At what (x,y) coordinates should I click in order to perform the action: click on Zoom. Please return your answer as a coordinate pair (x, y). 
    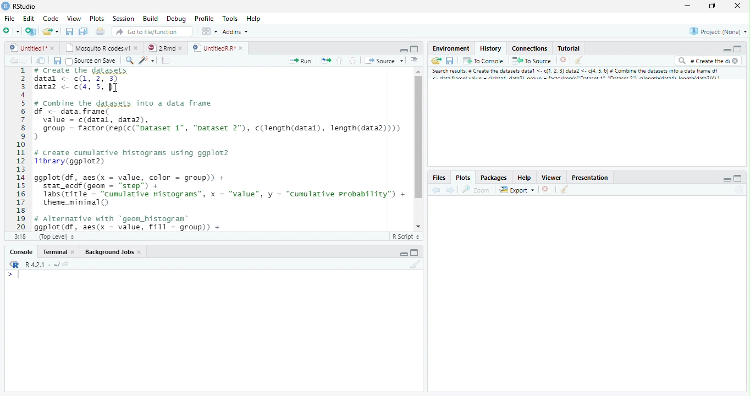
    Looking at the image, I should click on (475, 190).